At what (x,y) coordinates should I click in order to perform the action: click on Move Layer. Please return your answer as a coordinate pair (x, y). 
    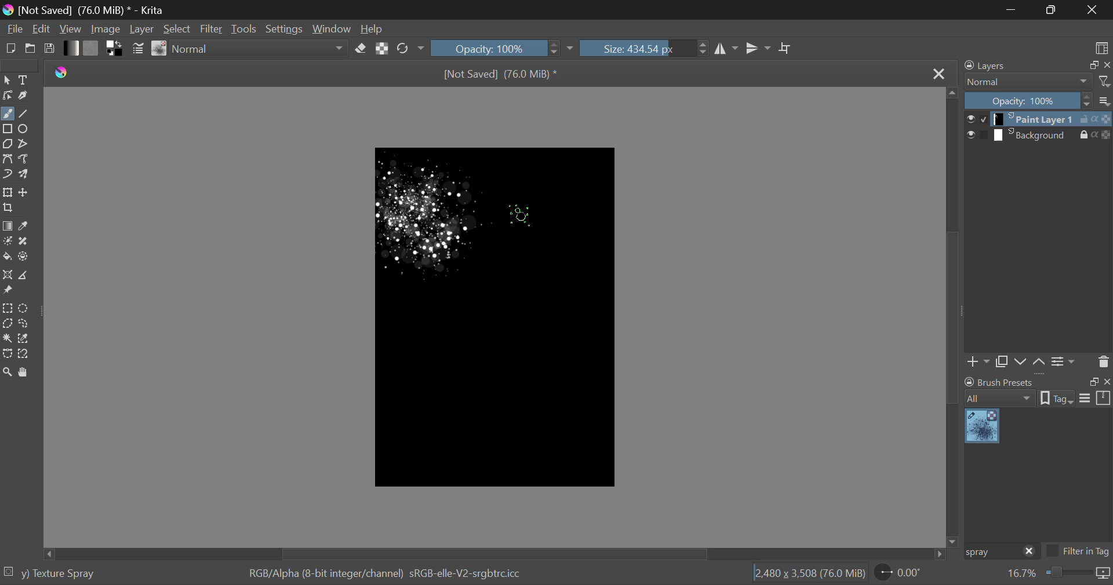
    Looking at the image, I should click on (24, 192).